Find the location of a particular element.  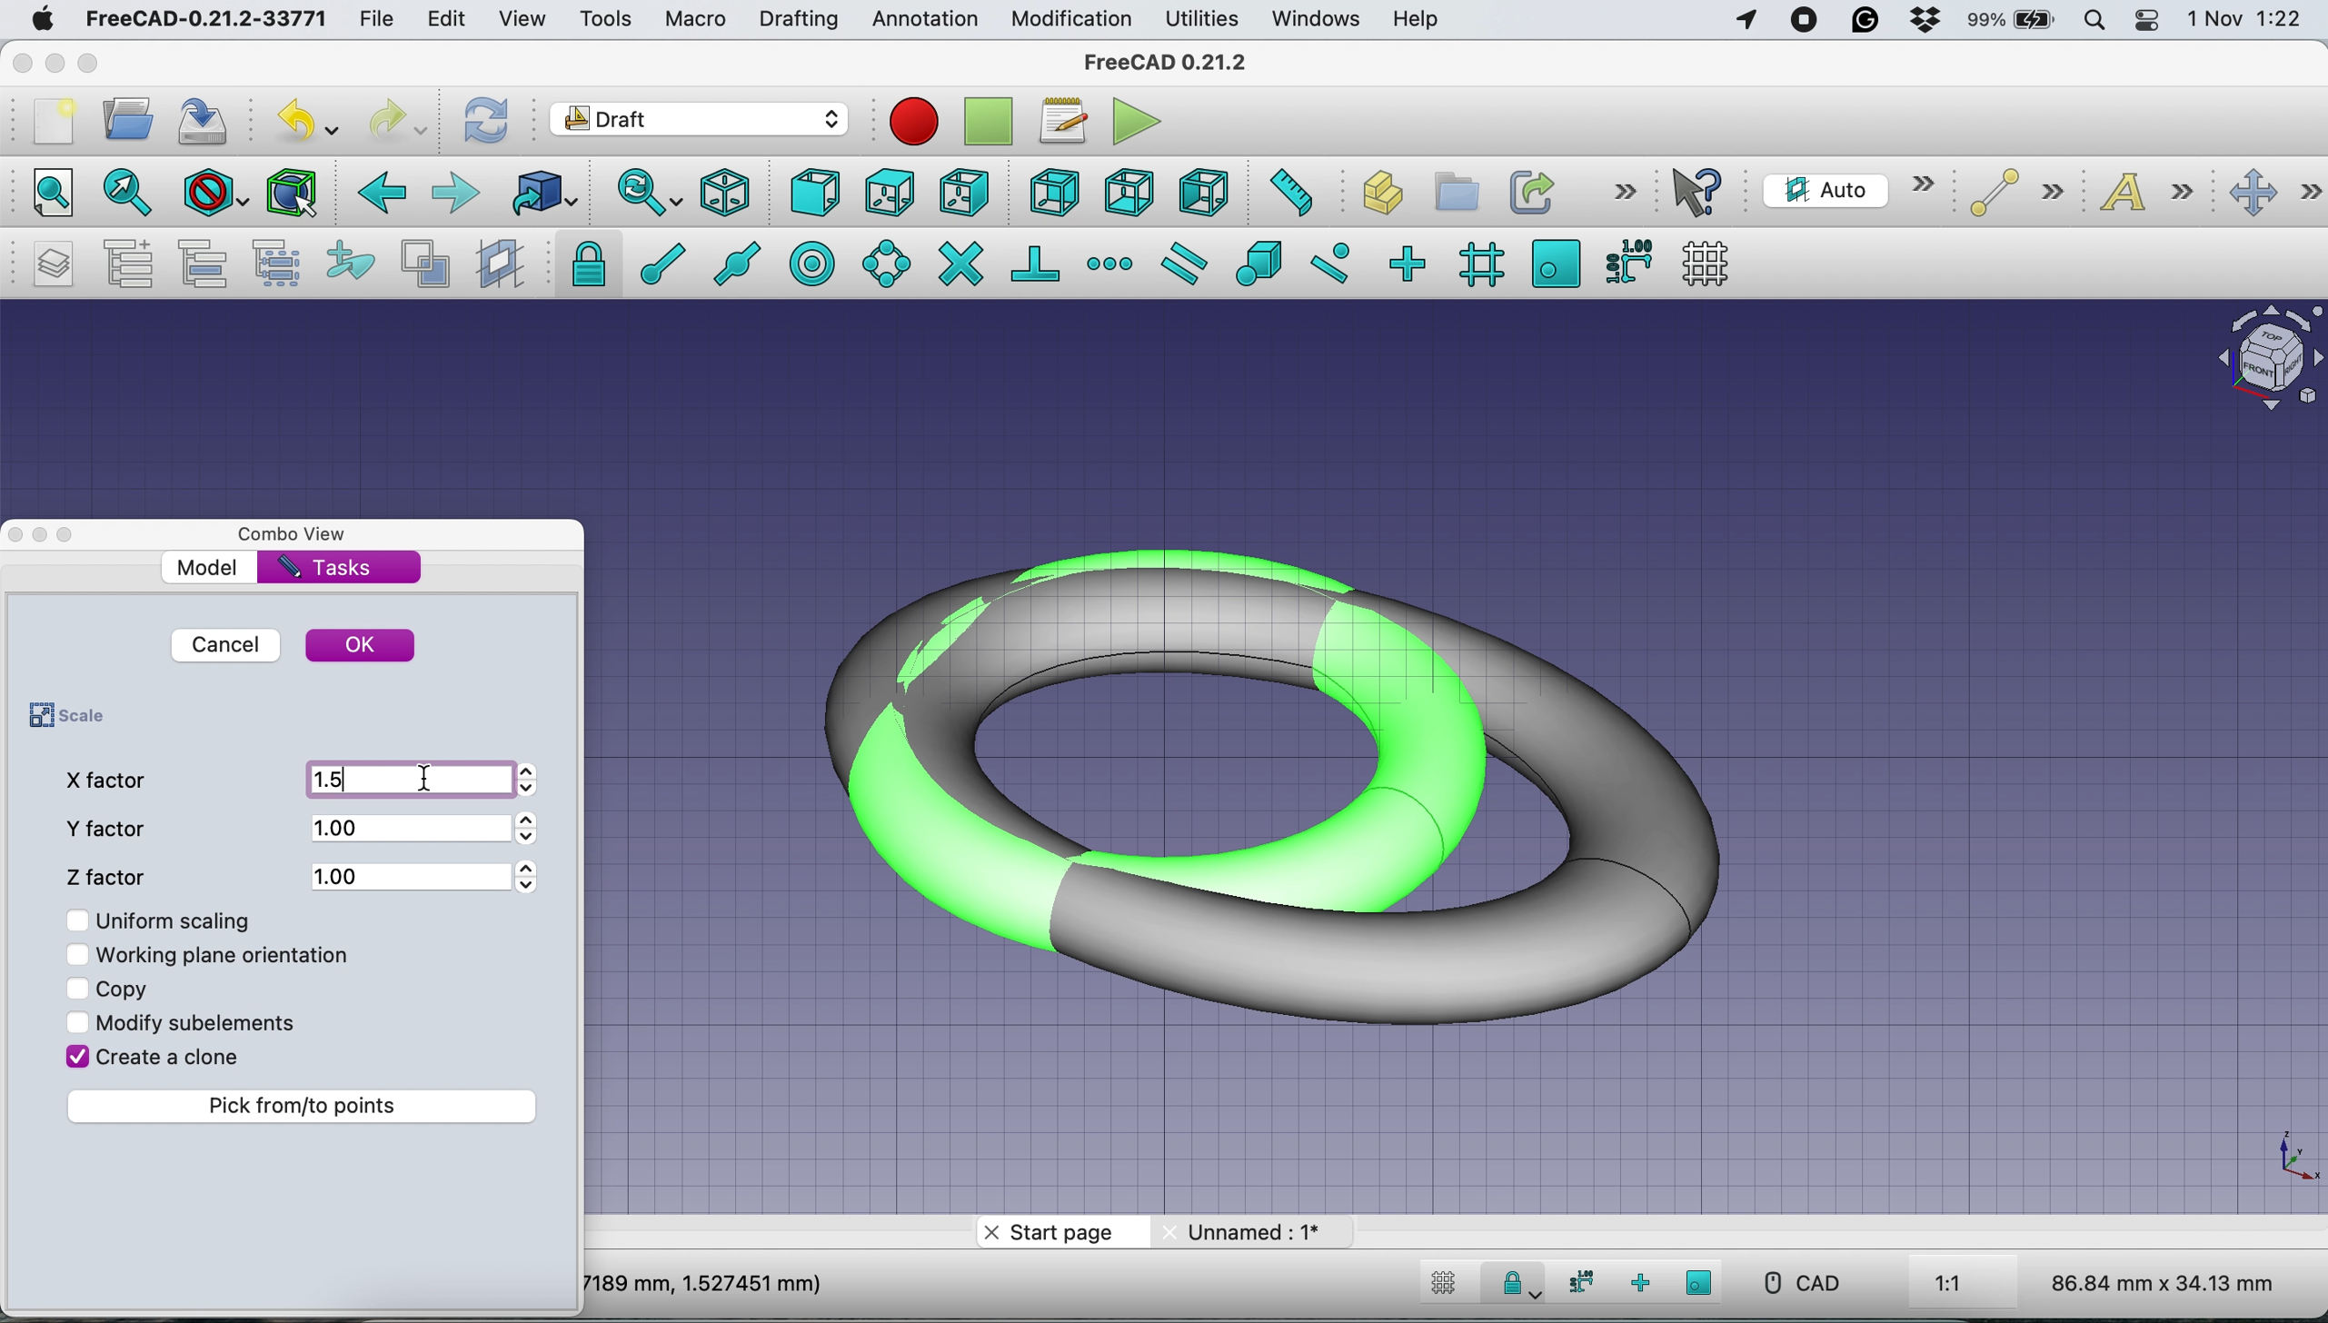

maximise is located at coordinates (92, 65).